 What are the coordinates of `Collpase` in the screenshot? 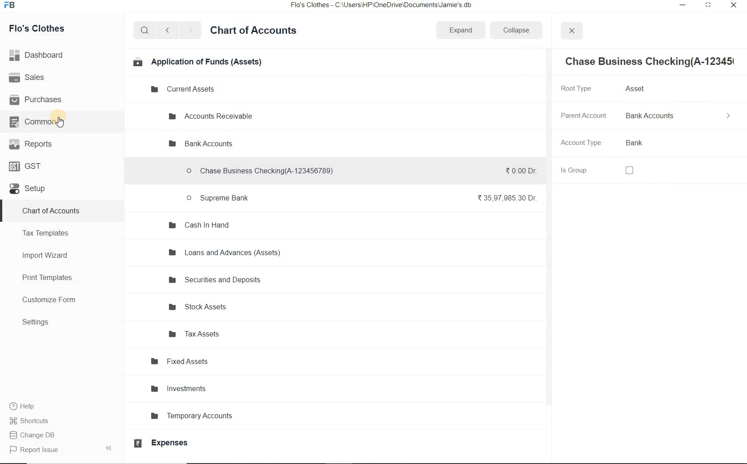 It's located at (108, 448).